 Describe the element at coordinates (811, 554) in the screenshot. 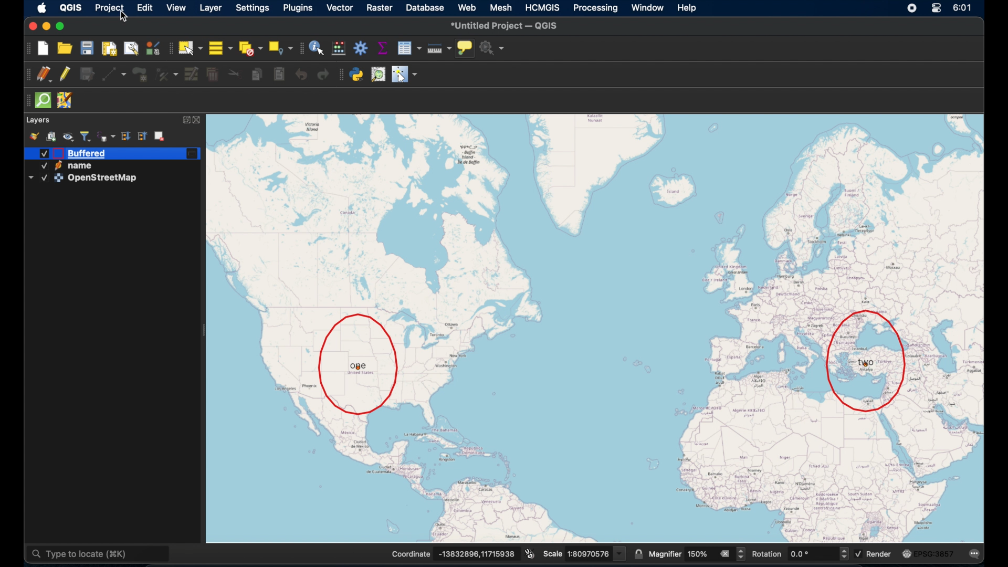

I see `rotation input value` at that location.